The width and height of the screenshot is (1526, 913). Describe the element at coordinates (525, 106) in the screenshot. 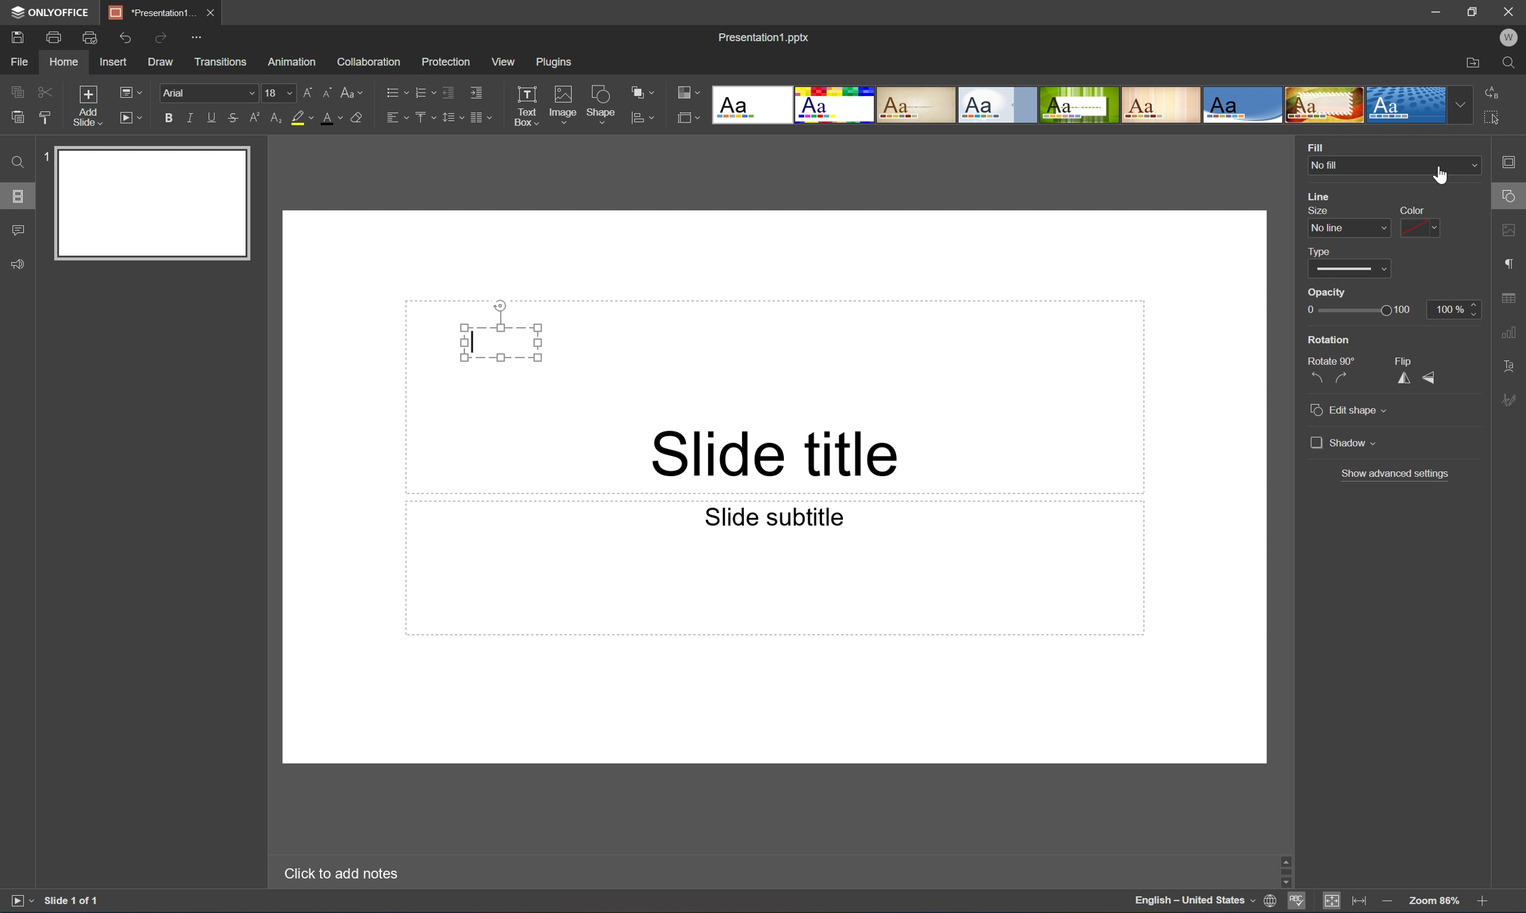

I see `Text Box` at that location.